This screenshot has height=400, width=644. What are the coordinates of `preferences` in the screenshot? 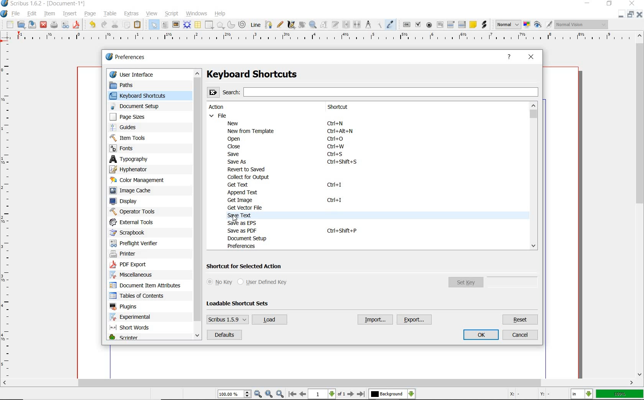 It's located at (128, 57).